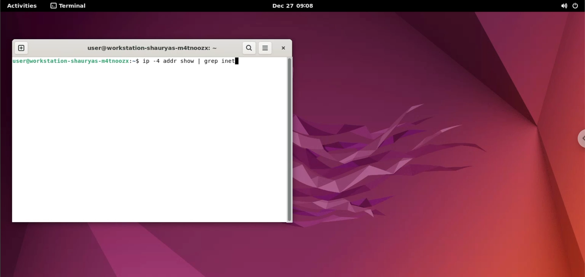 Image resolution: width=585 pixels, height=277 pixels. I want to click on new tab, so click(19, 48).